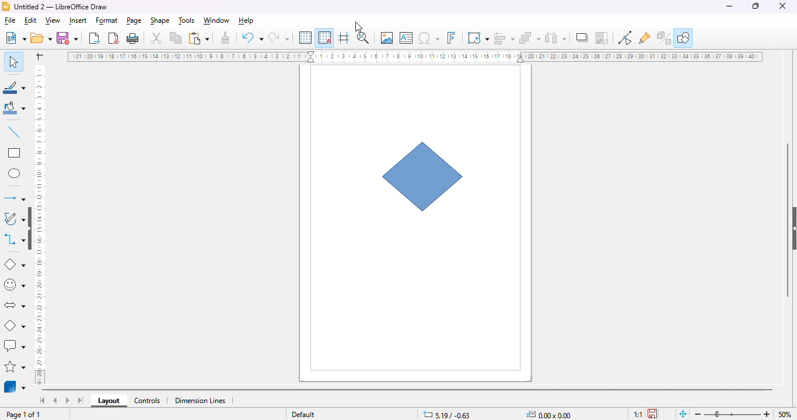  Describe the element at coordinates (252, 38) in the screenshot. I see `undo` at that location.